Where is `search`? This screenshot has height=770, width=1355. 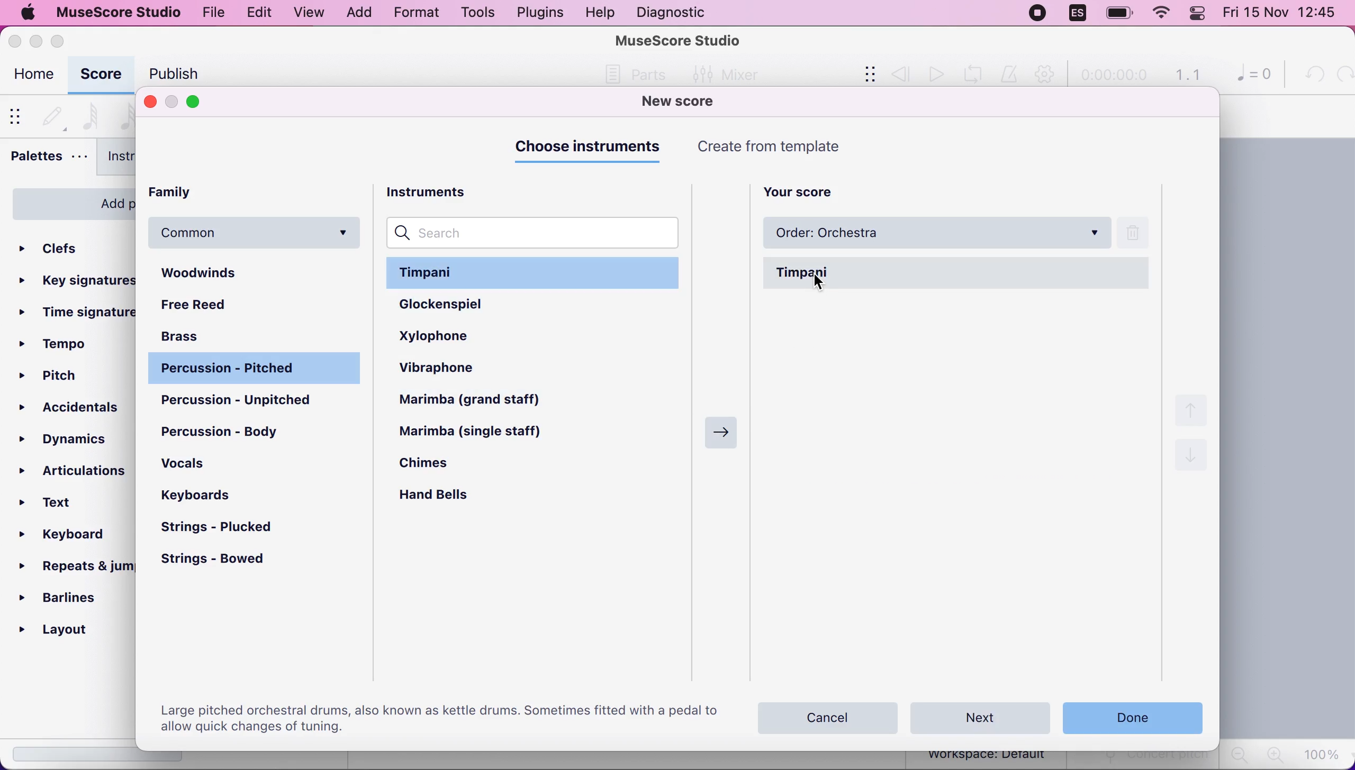 search is located at coordinates (537, 233).